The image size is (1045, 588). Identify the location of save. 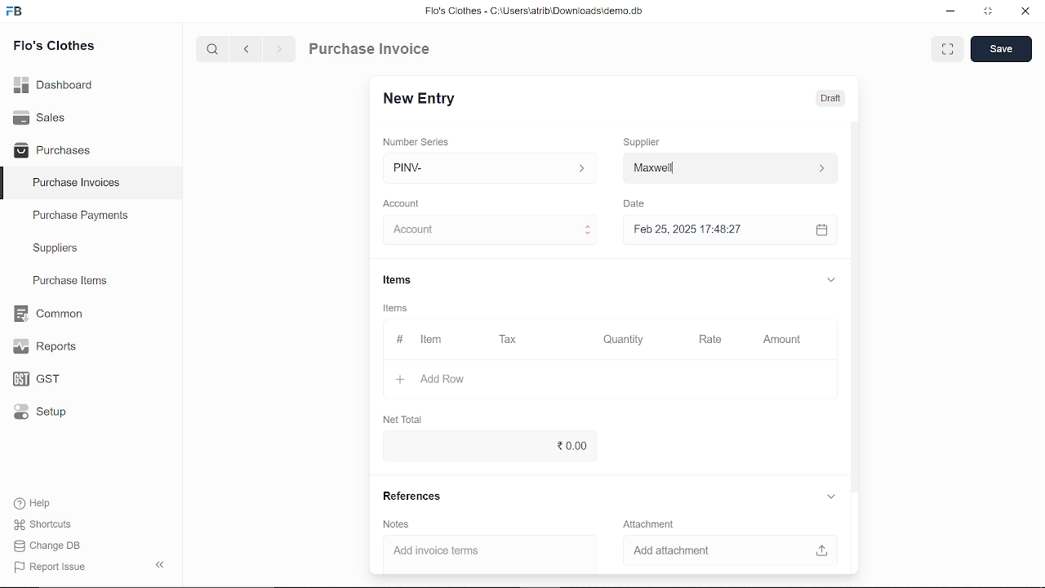
(1001, 50).